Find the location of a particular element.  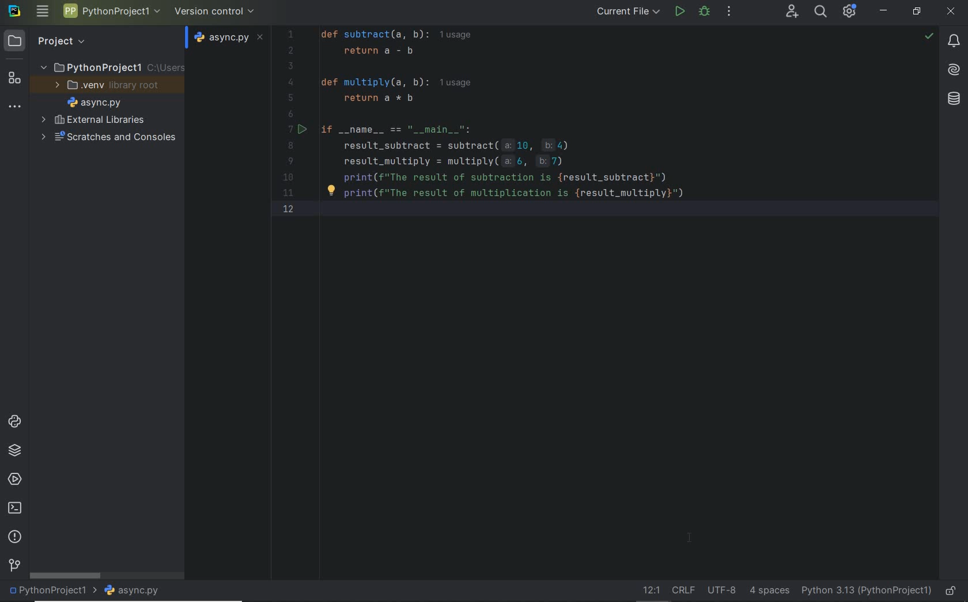

current interpreter is located at coordinates (865, 589).